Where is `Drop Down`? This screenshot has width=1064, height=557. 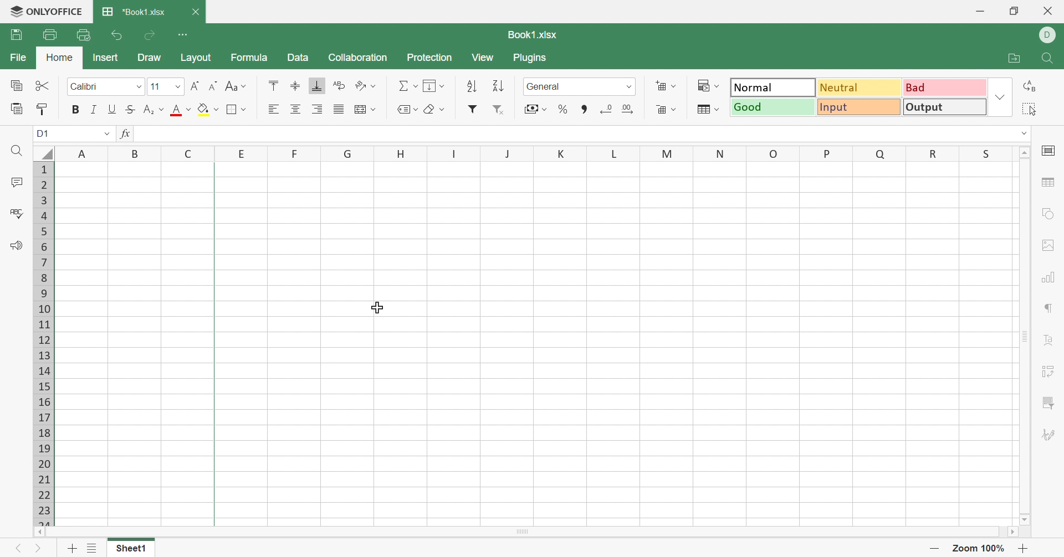
Drop Down is located at coordinates (415, 86).